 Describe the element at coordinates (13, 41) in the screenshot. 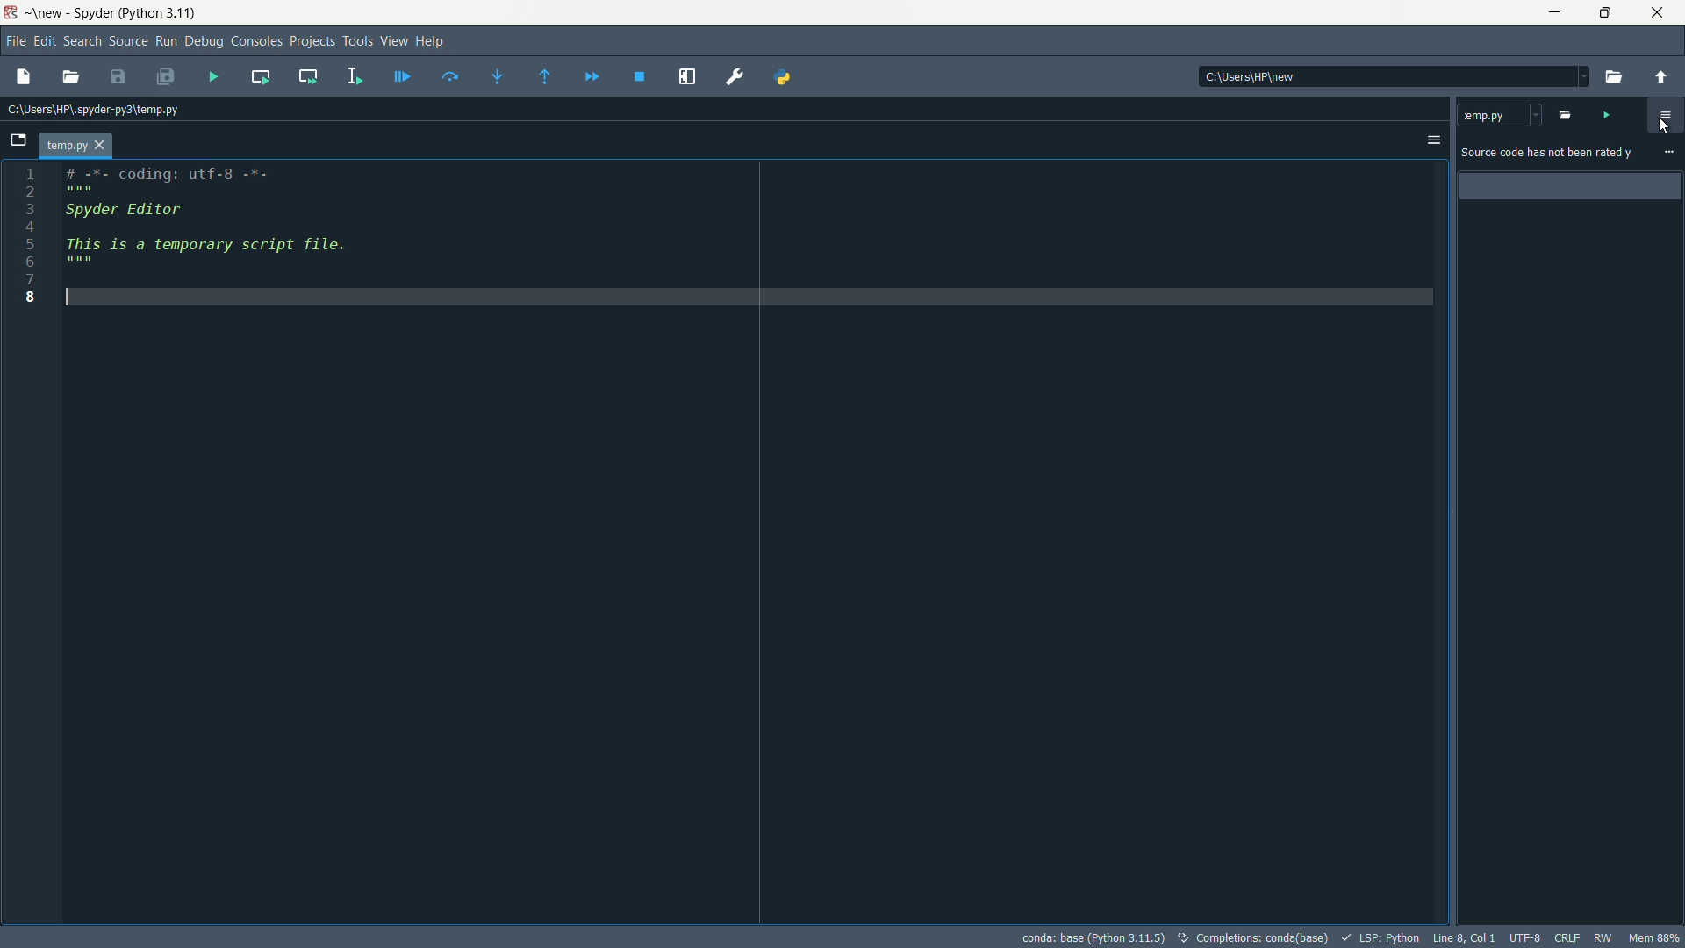

I see `file menu` at that location.